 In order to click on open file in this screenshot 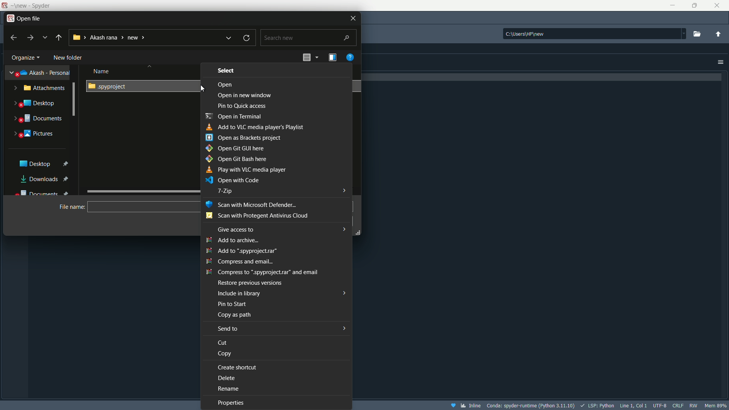, I will do `click(32, 18)`.